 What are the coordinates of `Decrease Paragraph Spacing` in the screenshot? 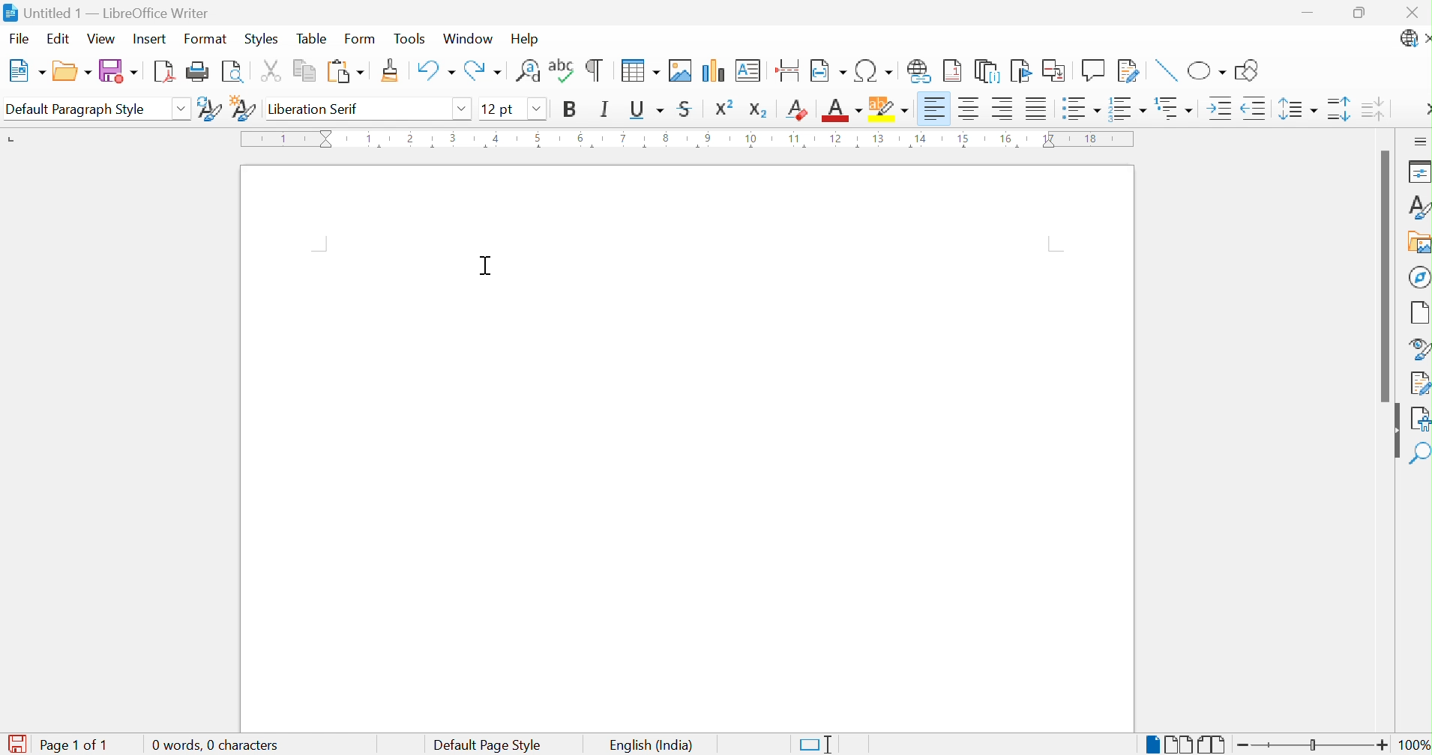 It's located at (1374, 111).